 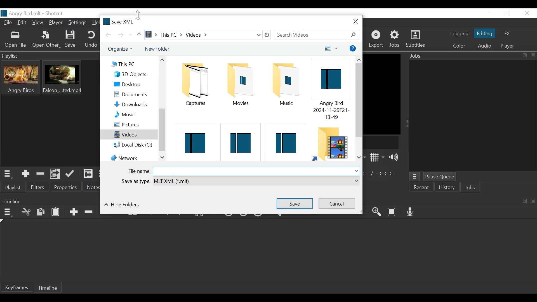 What do you see at coordinates (527, 13) in the screenshot?
I see `Close` at bounding box center [527, 13].